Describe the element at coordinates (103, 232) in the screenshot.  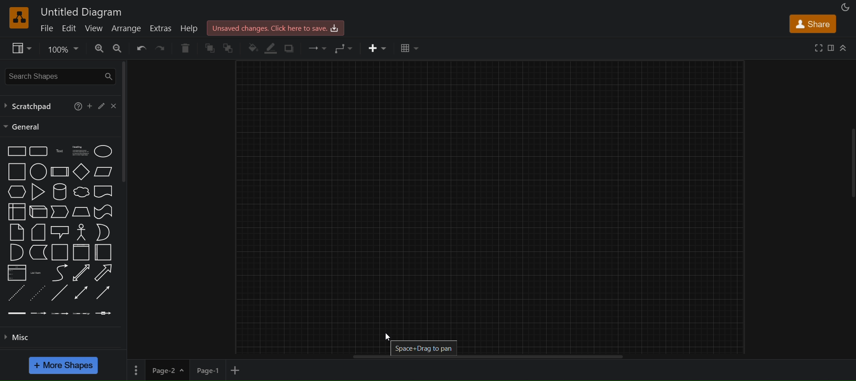
I see `or` at that location.